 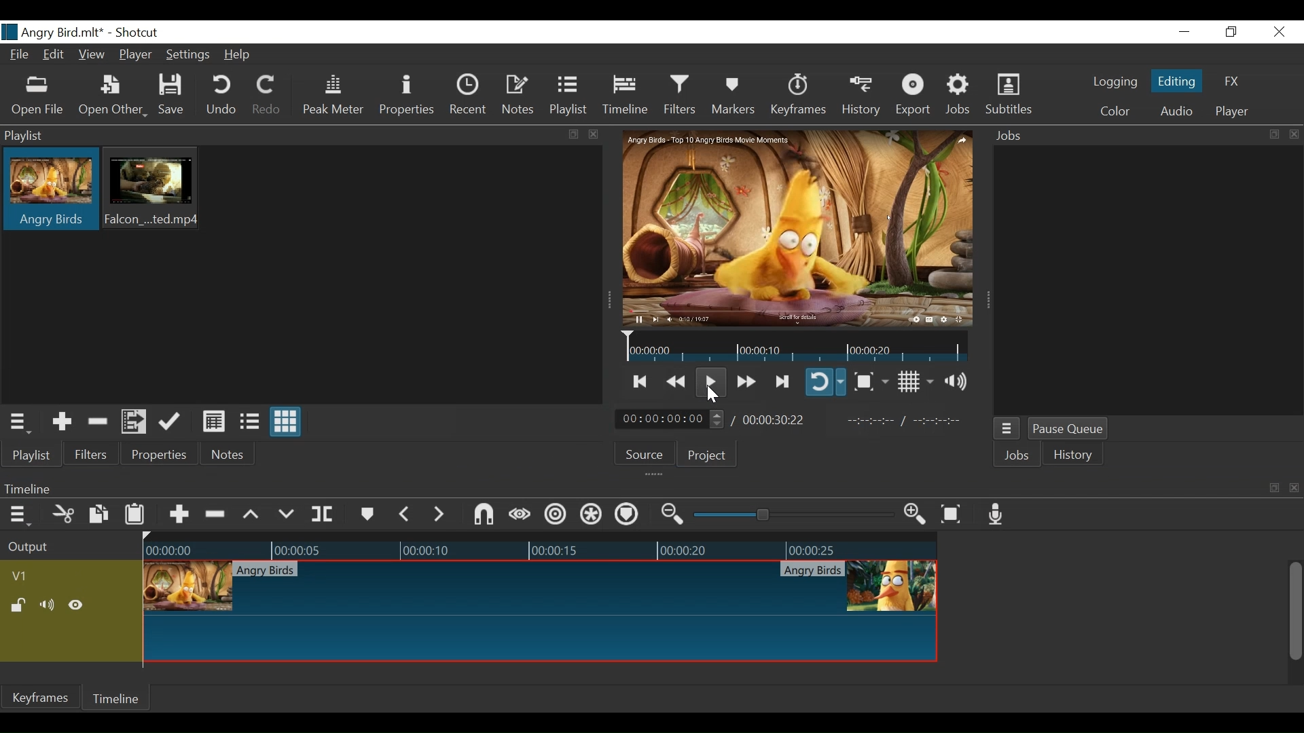 What do you see at coordinates (54, 32) in the screenshot?
I see `File Name` at bounding box center [54, 32].